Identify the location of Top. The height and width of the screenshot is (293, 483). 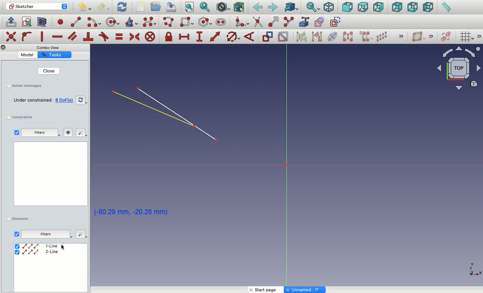
(362, 8).